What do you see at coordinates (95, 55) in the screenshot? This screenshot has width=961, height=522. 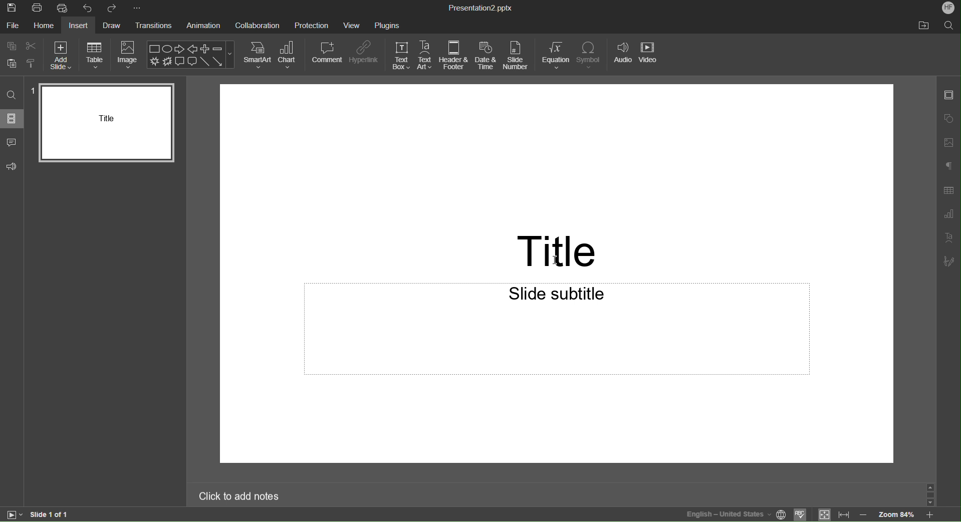 I see `Table` at bounding box center [95, 55].